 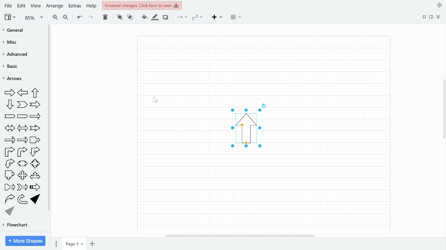 I want to click on TO front, so click(x=119, y=18).